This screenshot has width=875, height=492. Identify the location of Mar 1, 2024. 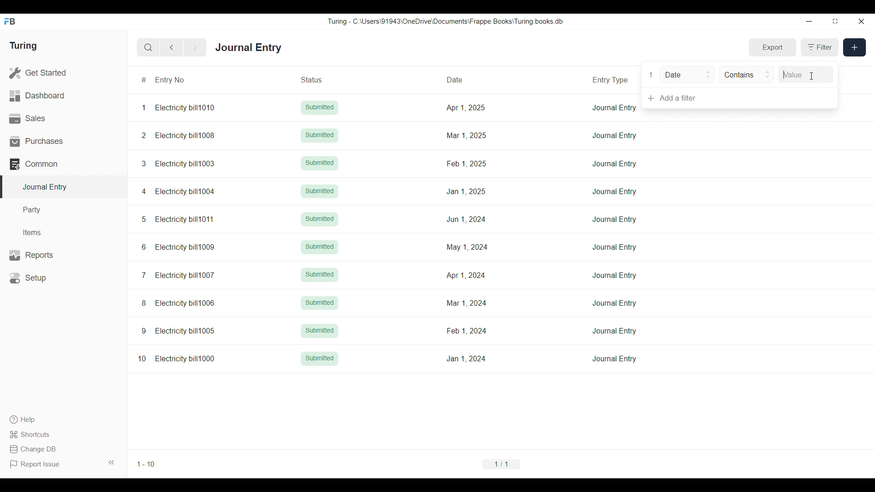
(467, 303).